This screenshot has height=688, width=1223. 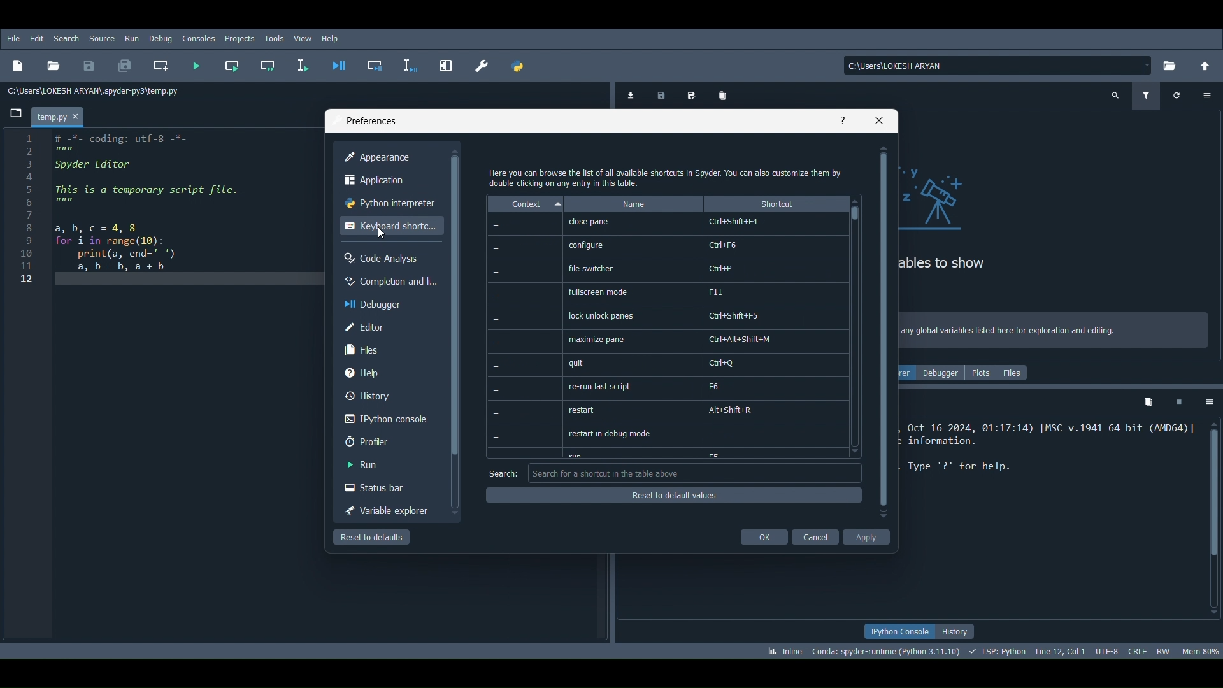 I want to click on Variable explorer, so click(x=383, y=508).